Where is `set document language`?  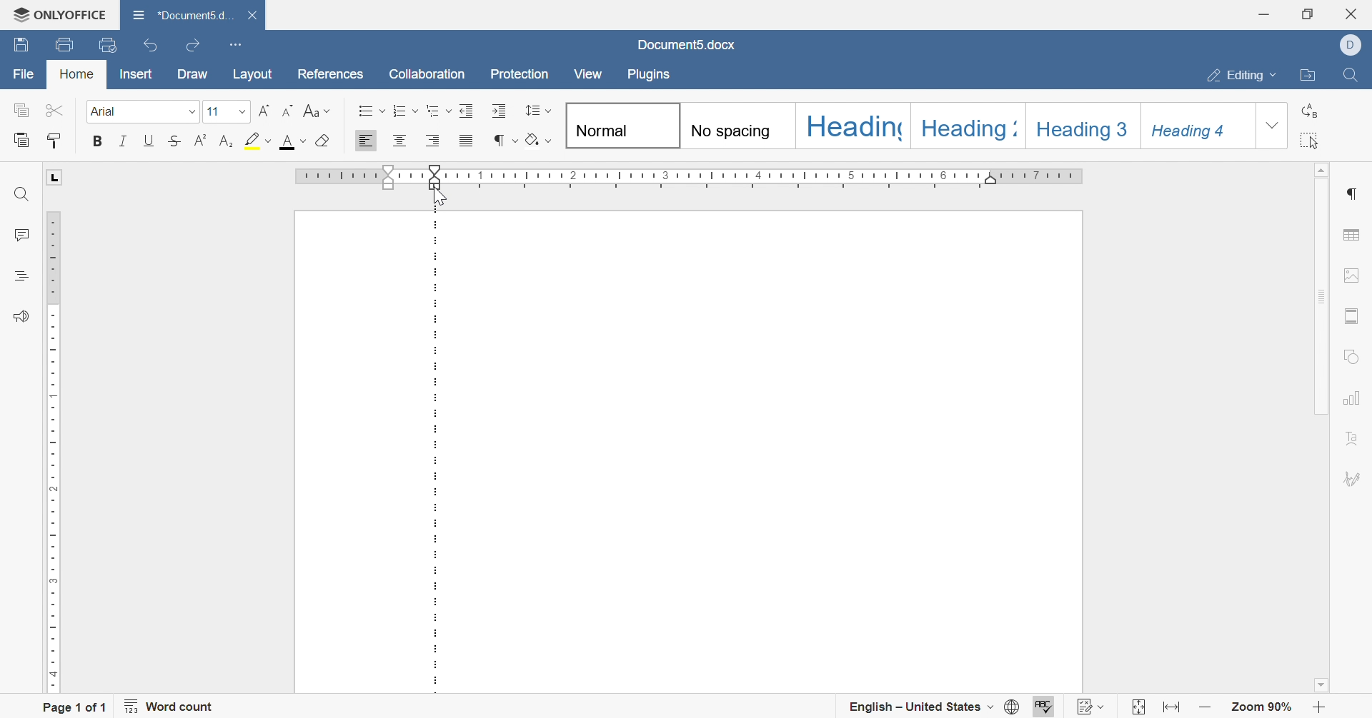 set document language is located at coordinates (1014, 706).